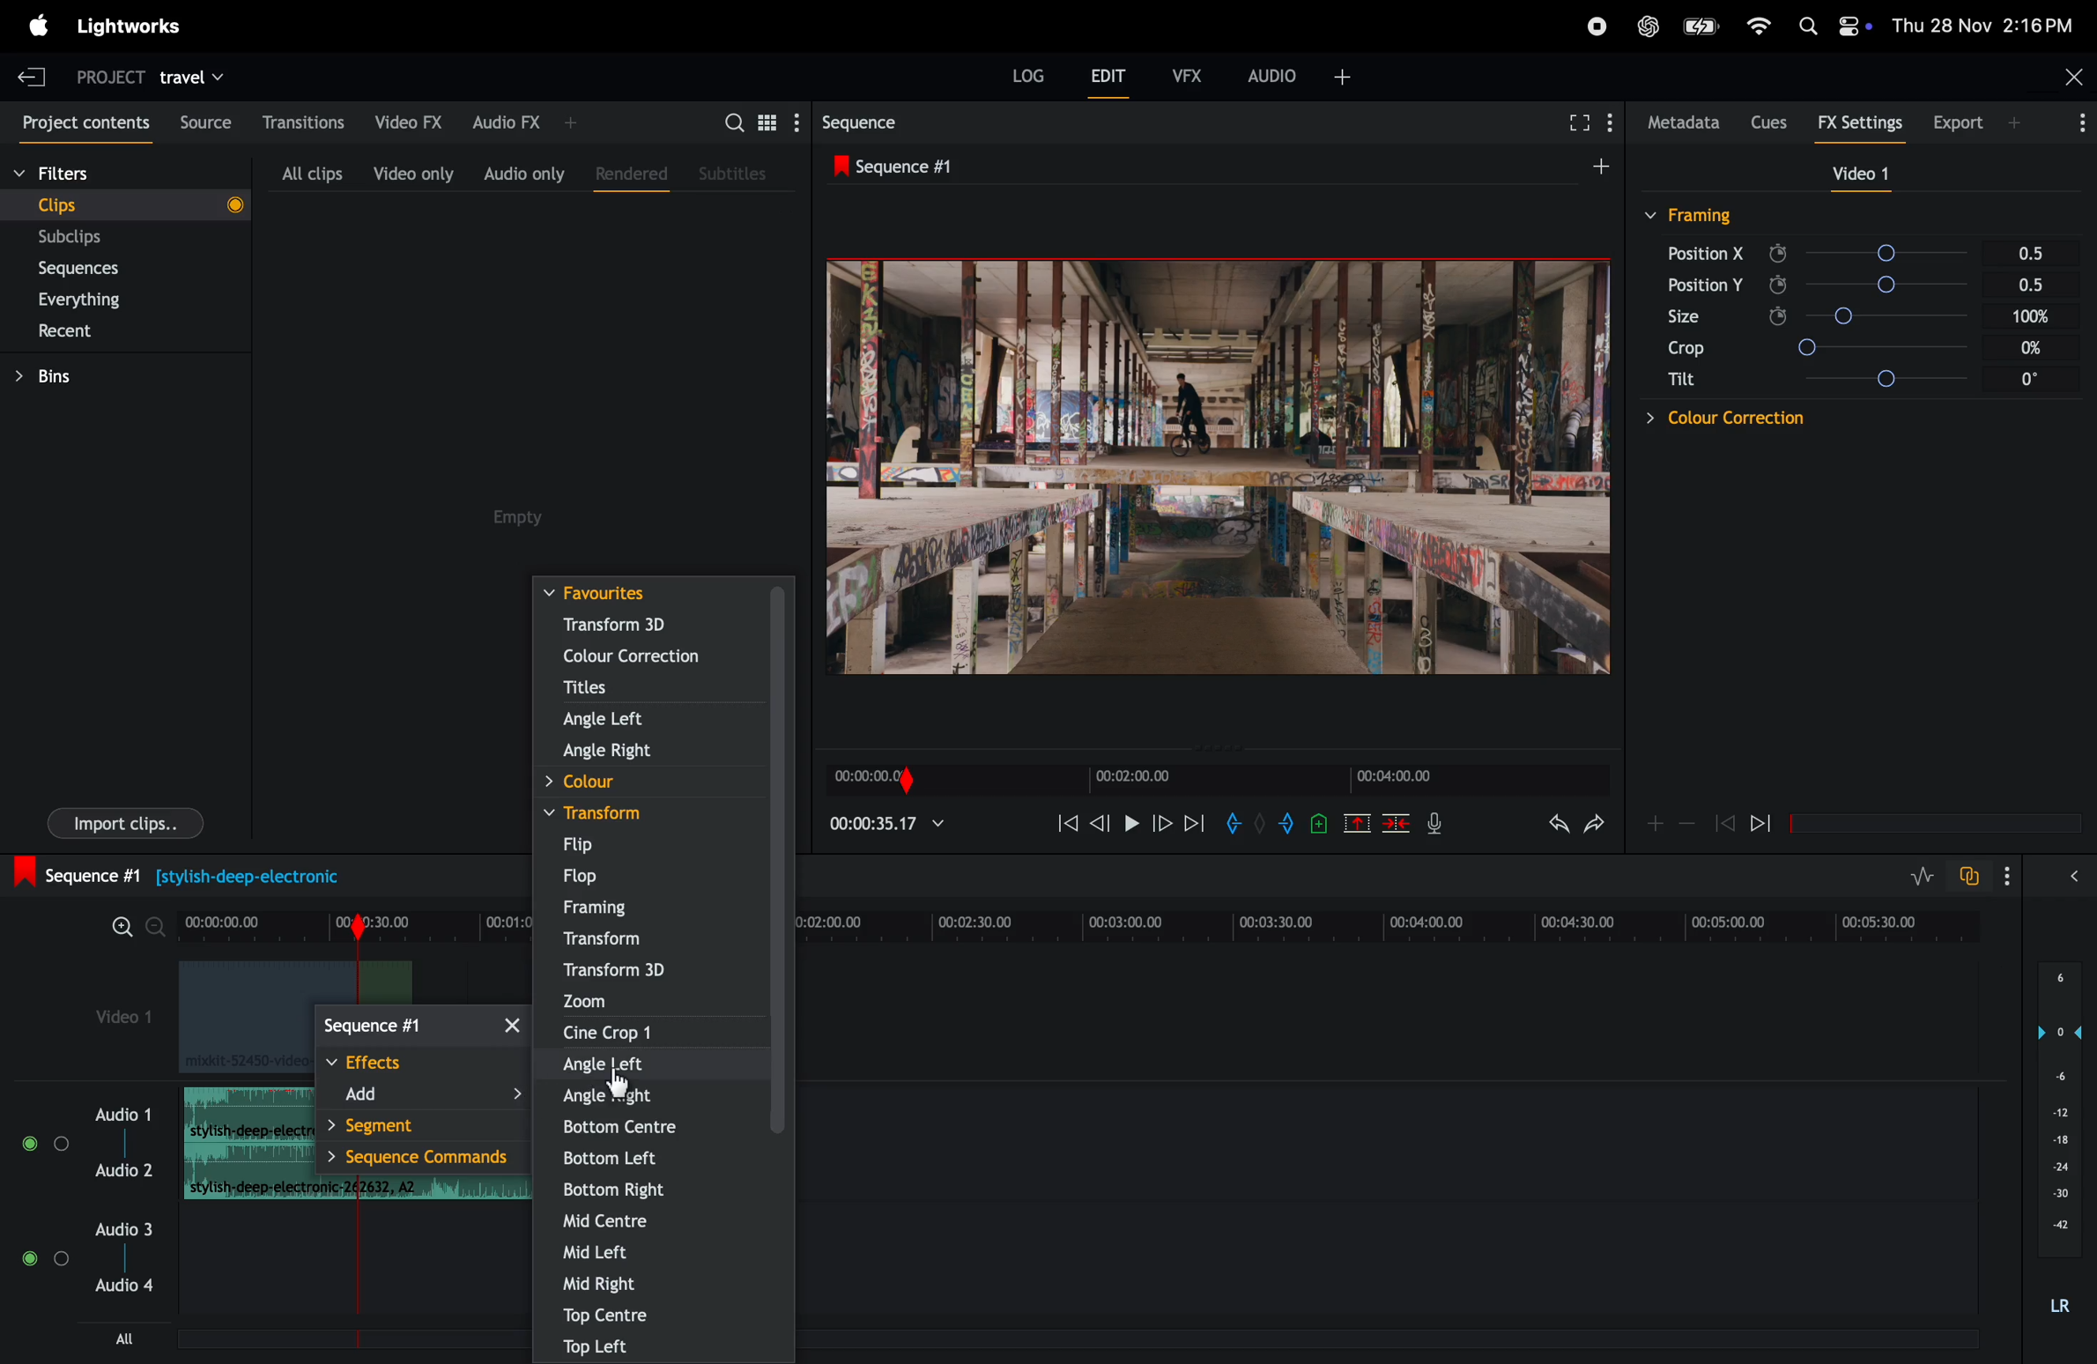 The height and width of the screenshot is (1364, 2097). Describe the element at coordinates (657, 1190) in the screenshot. I see `bottom right` at that location.